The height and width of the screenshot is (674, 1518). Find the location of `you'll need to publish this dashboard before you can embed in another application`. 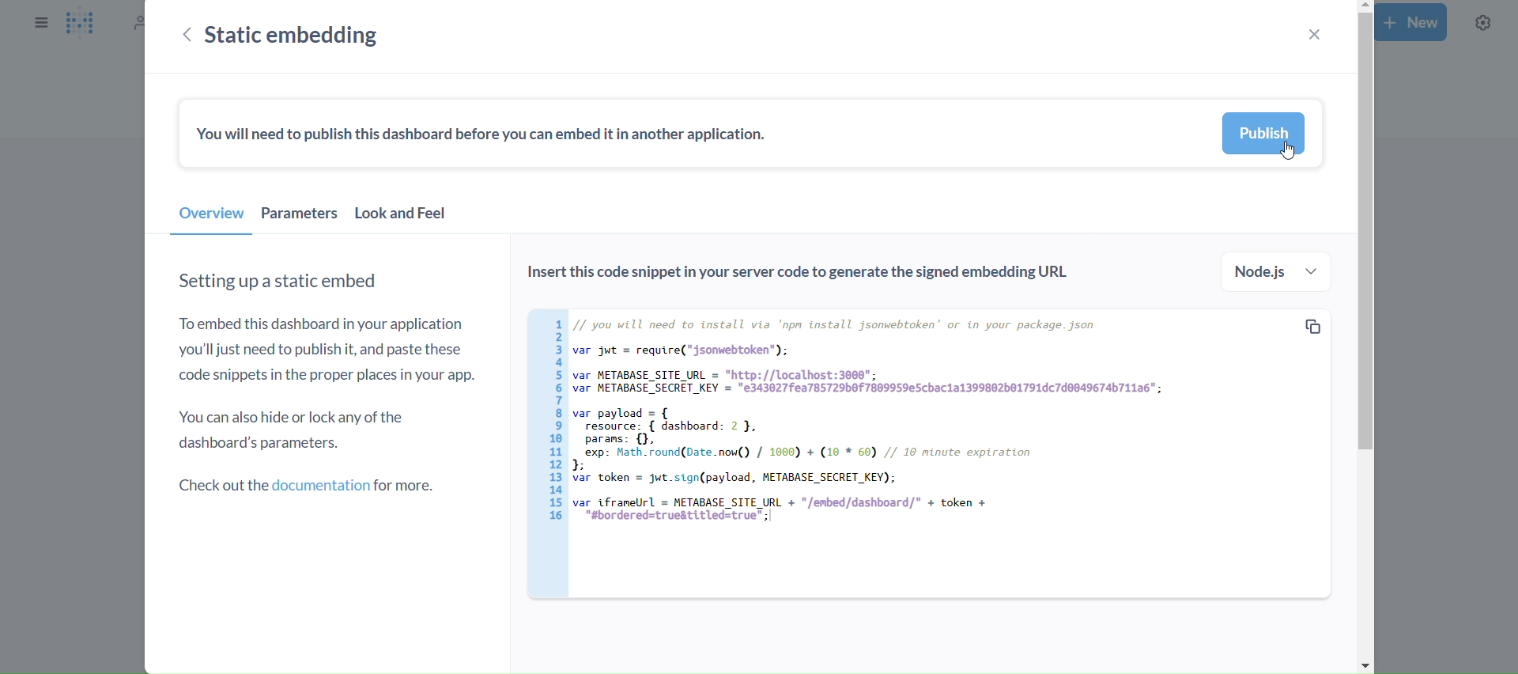

you'll need to publish this dashboard before you can embed in another application is located at coordinates (482, 138).